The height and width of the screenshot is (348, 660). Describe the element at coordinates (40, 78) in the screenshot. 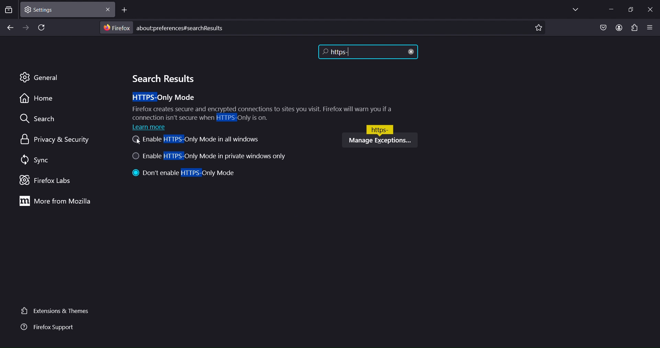

I see `general` at that location.